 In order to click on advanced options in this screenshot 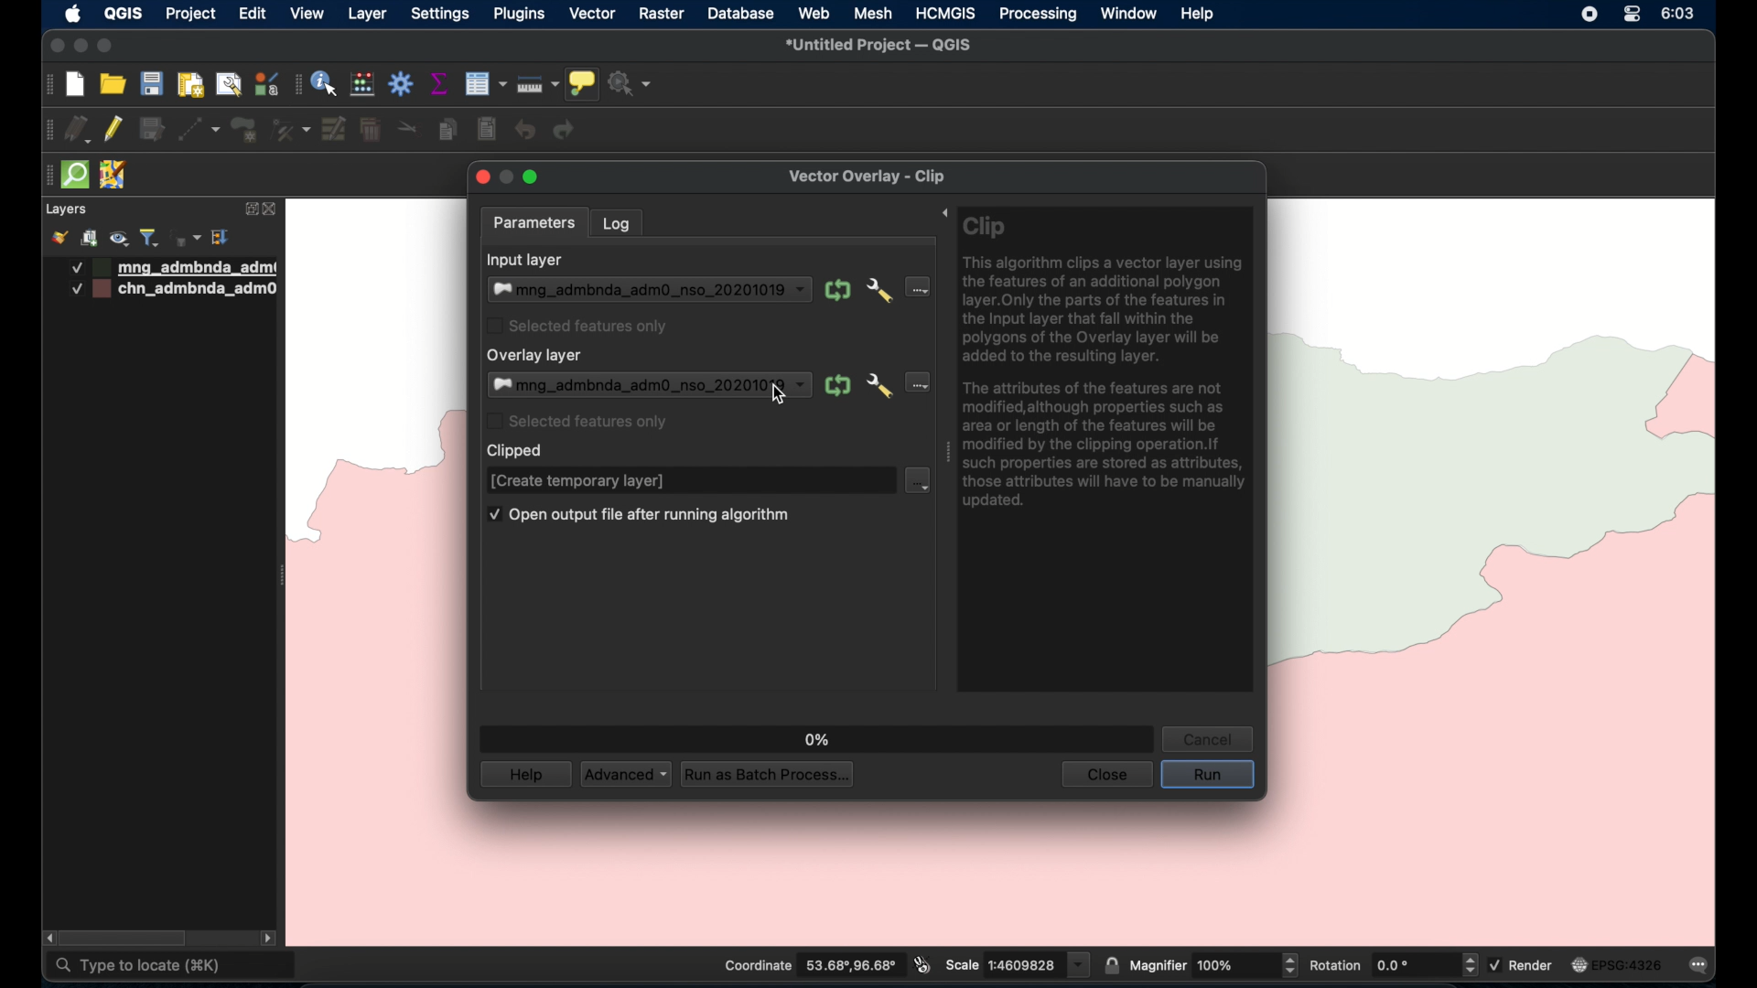, I will do `click(878, 385)`.